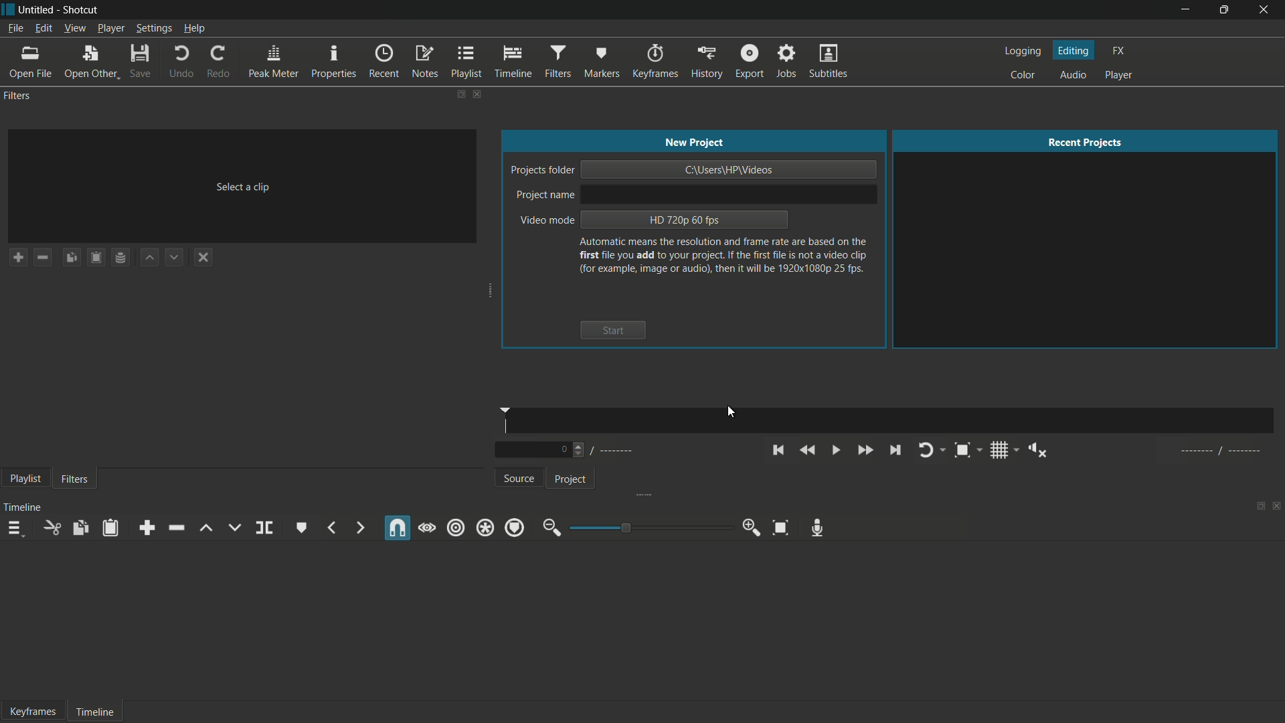  Describe the element at coordinates (175, 258) in the screenshot. I see `move filter down` at that location.